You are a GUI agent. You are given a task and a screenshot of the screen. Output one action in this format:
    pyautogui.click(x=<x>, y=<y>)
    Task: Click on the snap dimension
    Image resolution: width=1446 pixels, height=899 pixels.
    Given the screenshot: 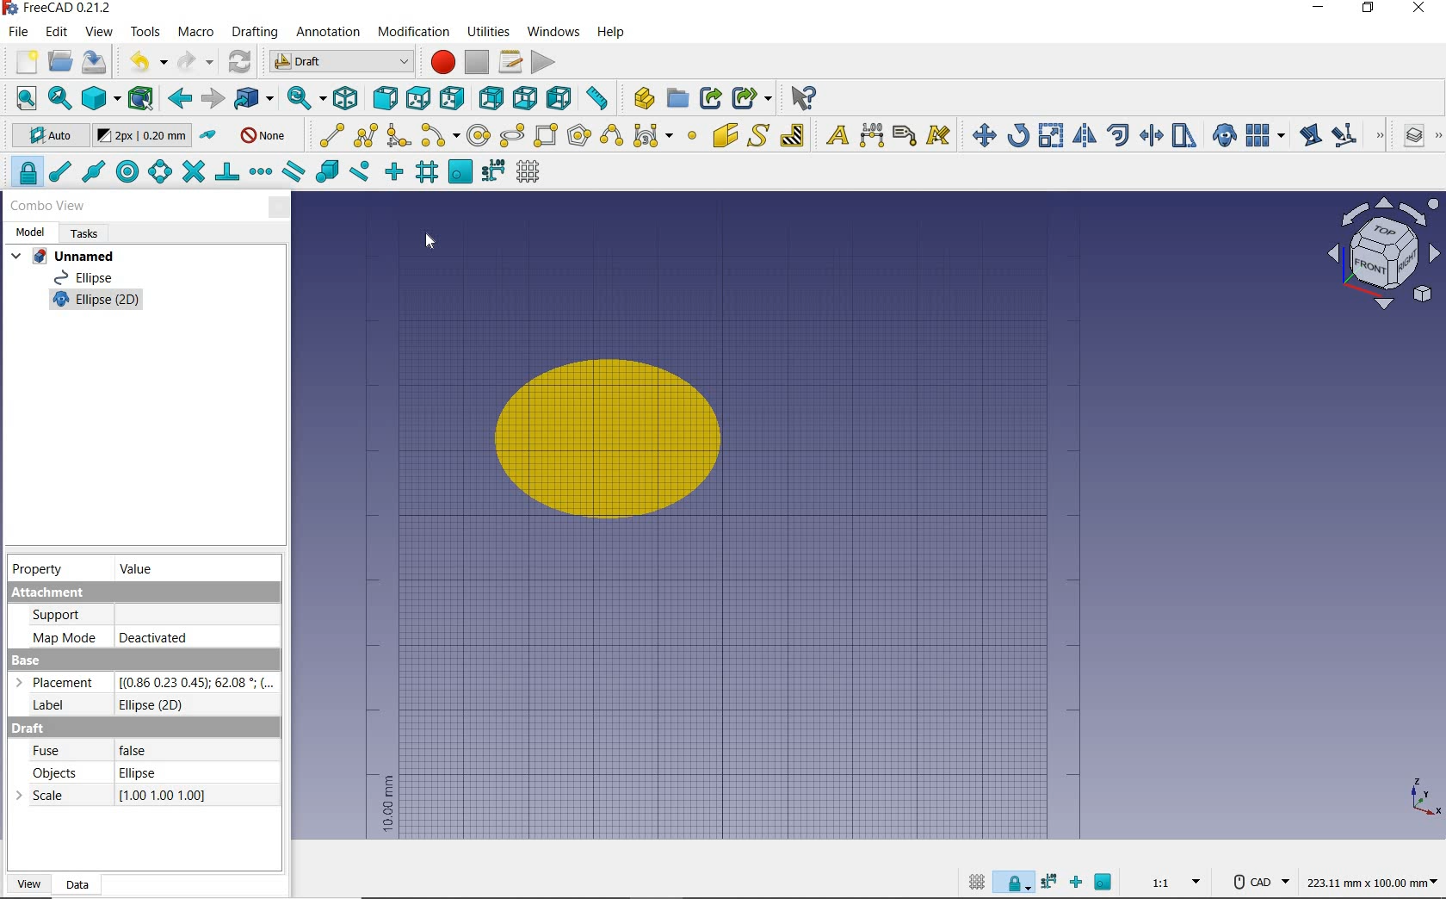 What is the action you would take?
    pyautogui.click(x=1048, y=884)
    